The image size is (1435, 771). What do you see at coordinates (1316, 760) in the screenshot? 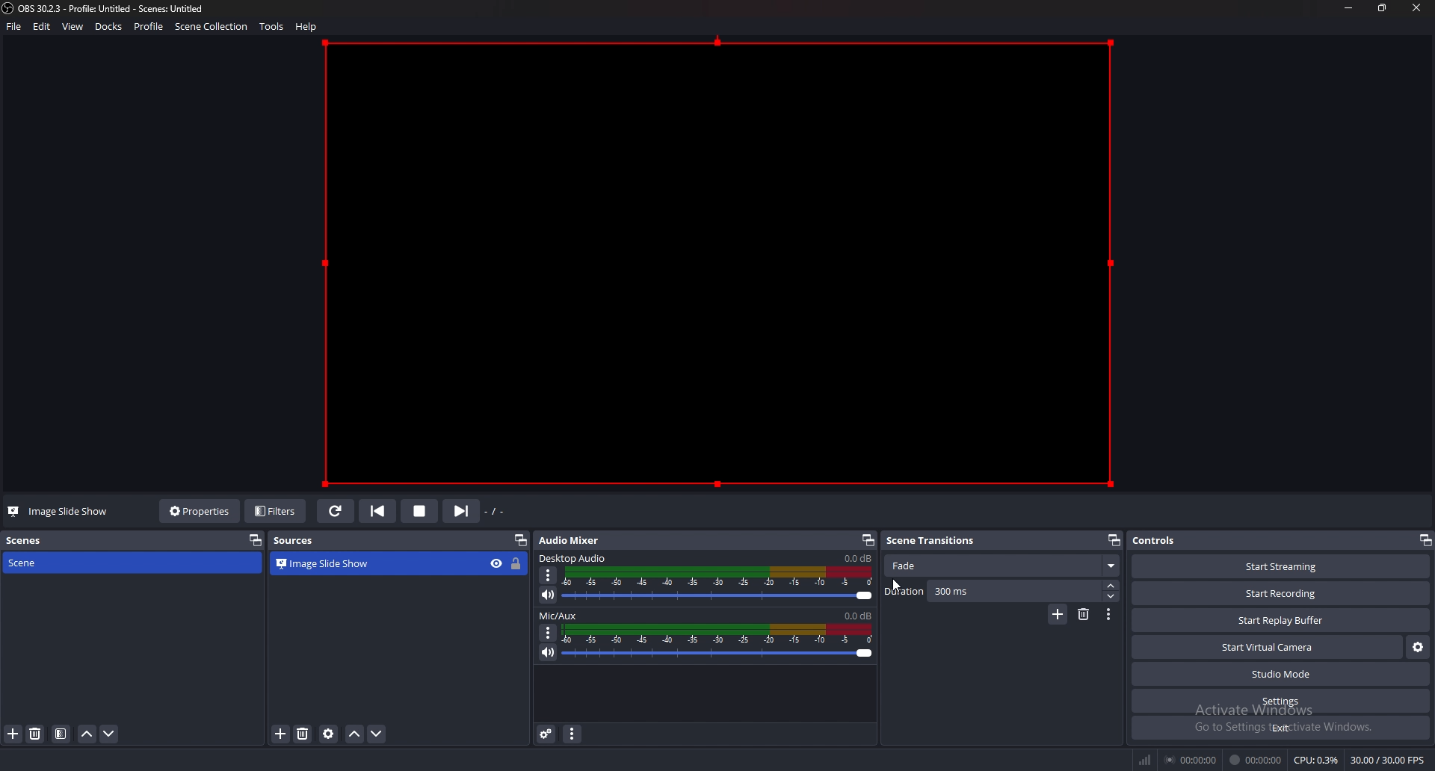
I see `cpu` at bounding box center [1316, 760].